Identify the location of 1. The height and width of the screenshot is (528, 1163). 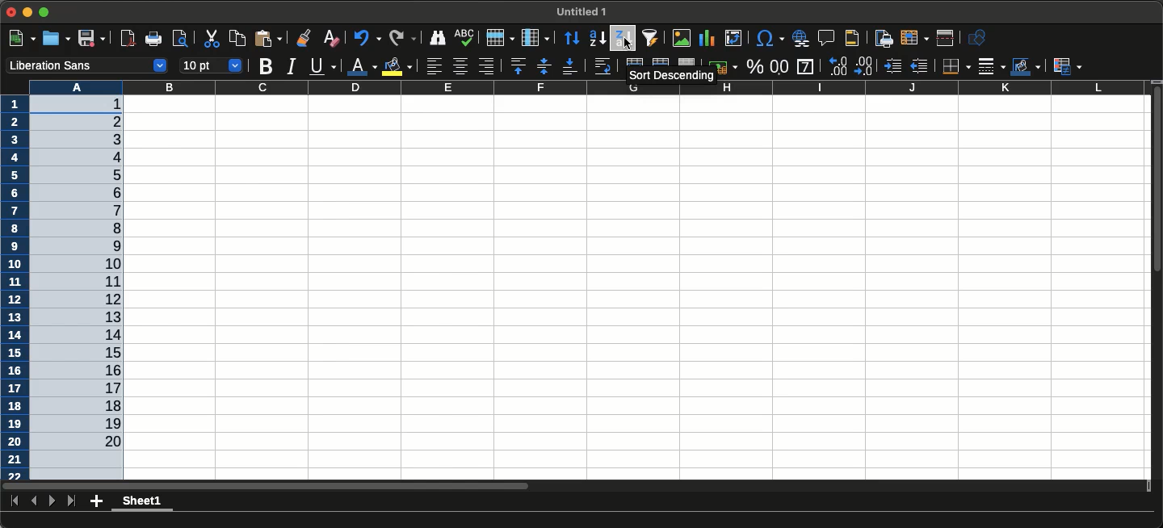
(107, 105).